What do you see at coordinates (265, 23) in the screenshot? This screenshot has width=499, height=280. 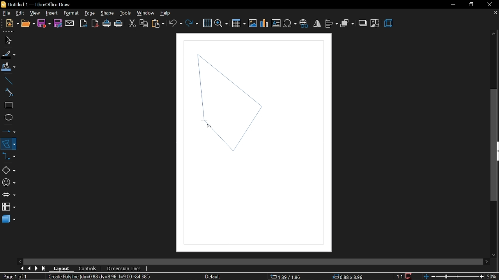 I see `insert chart` at bounding box center [265, 23].